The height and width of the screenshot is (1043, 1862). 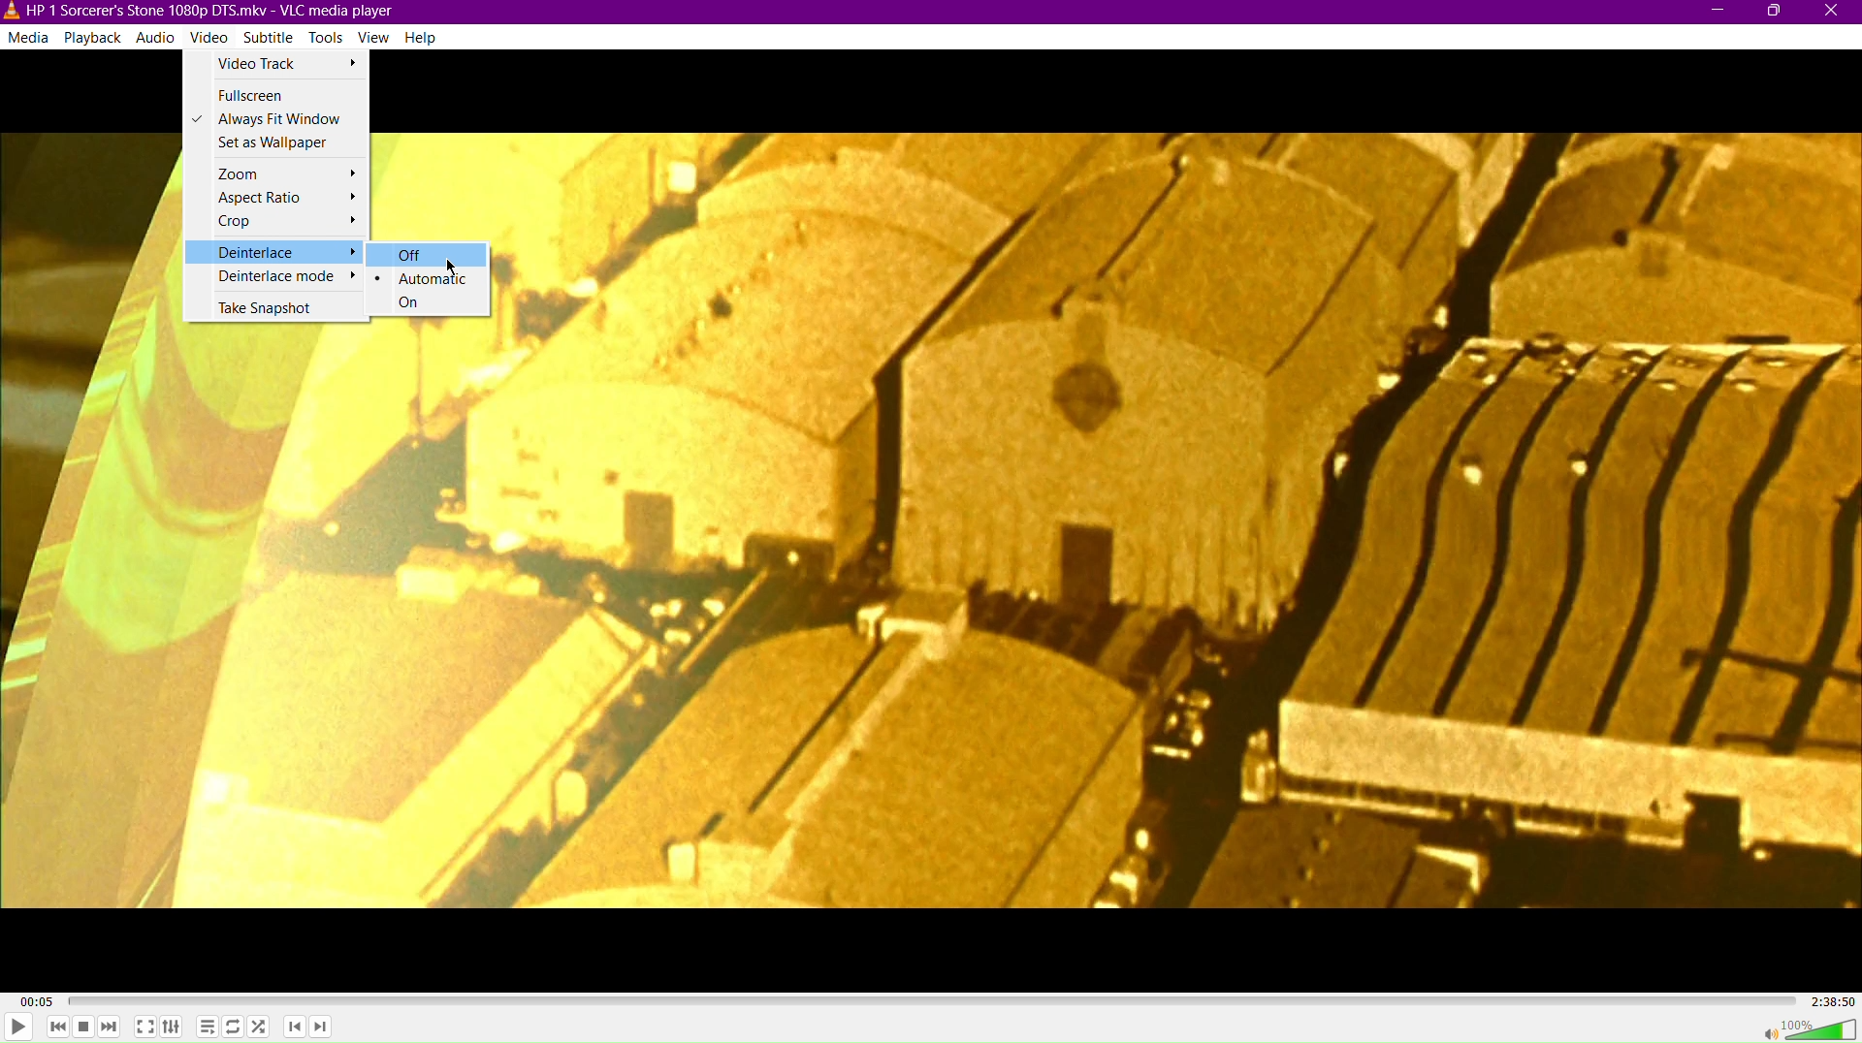 I want to click on Deinterlace, so click(x=275, y=252).